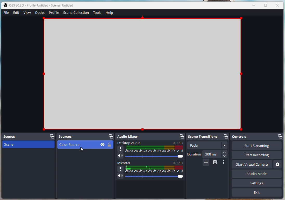 The height and width of the screenshot is (200, 285). What do you see at coordinates (85, 136) in the screenshot?
I see `Sources` at bounding box center [85, 136].